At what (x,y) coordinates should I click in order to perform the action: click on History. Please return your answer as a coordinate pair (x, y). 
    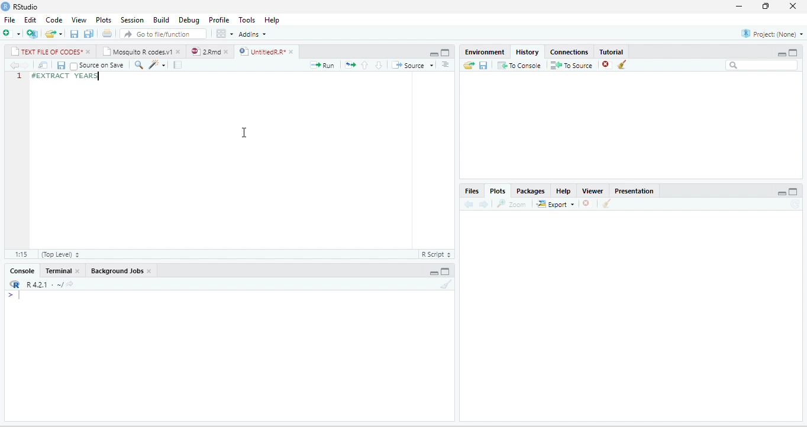
    Looking at the image, I should click on (527, 53).